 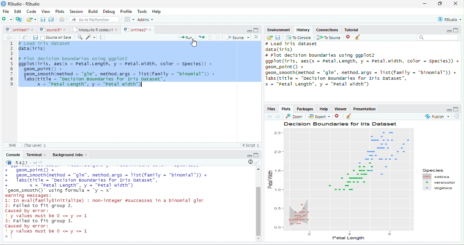 What do you see at coordinates (102, 37) in the screenshot?
I see `compile report` at bounding box center [102, 37].